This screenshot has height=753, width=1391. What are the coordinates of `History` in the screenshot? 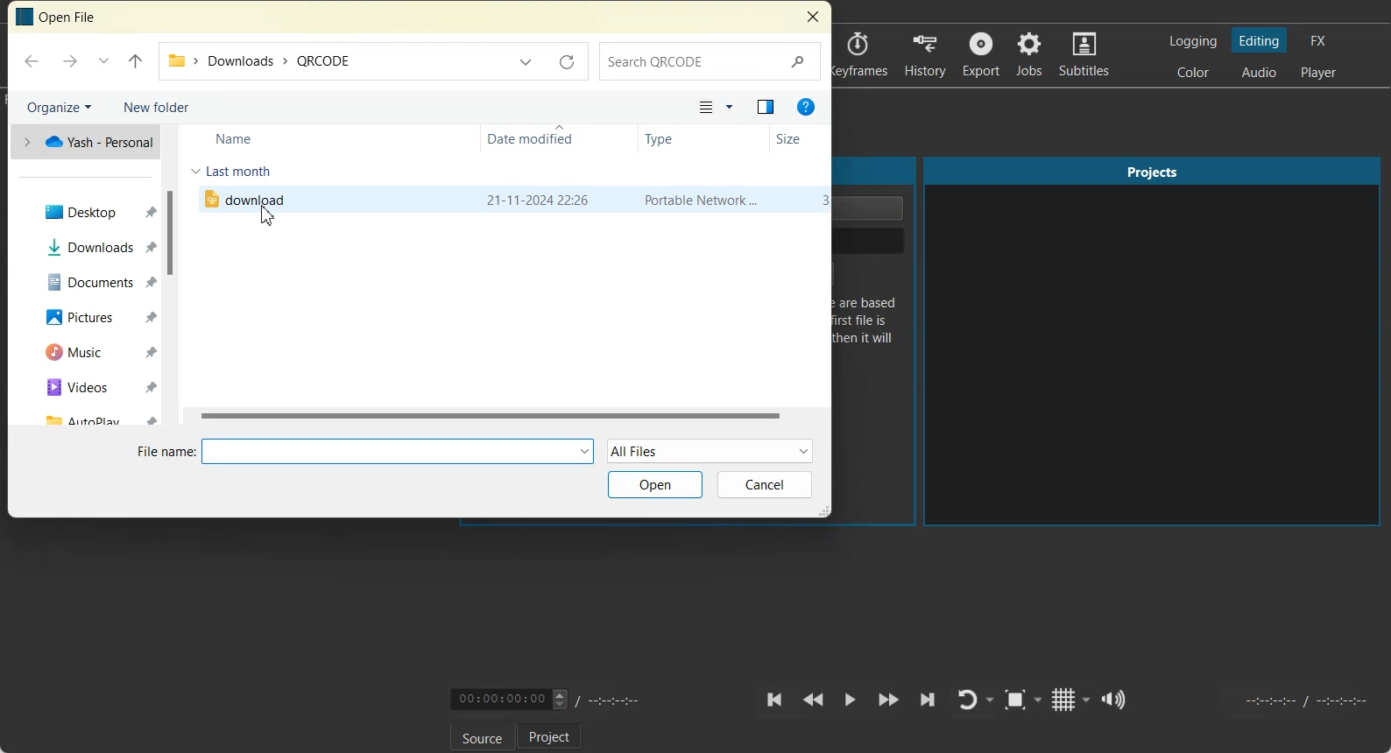 It's located at (924, 54).